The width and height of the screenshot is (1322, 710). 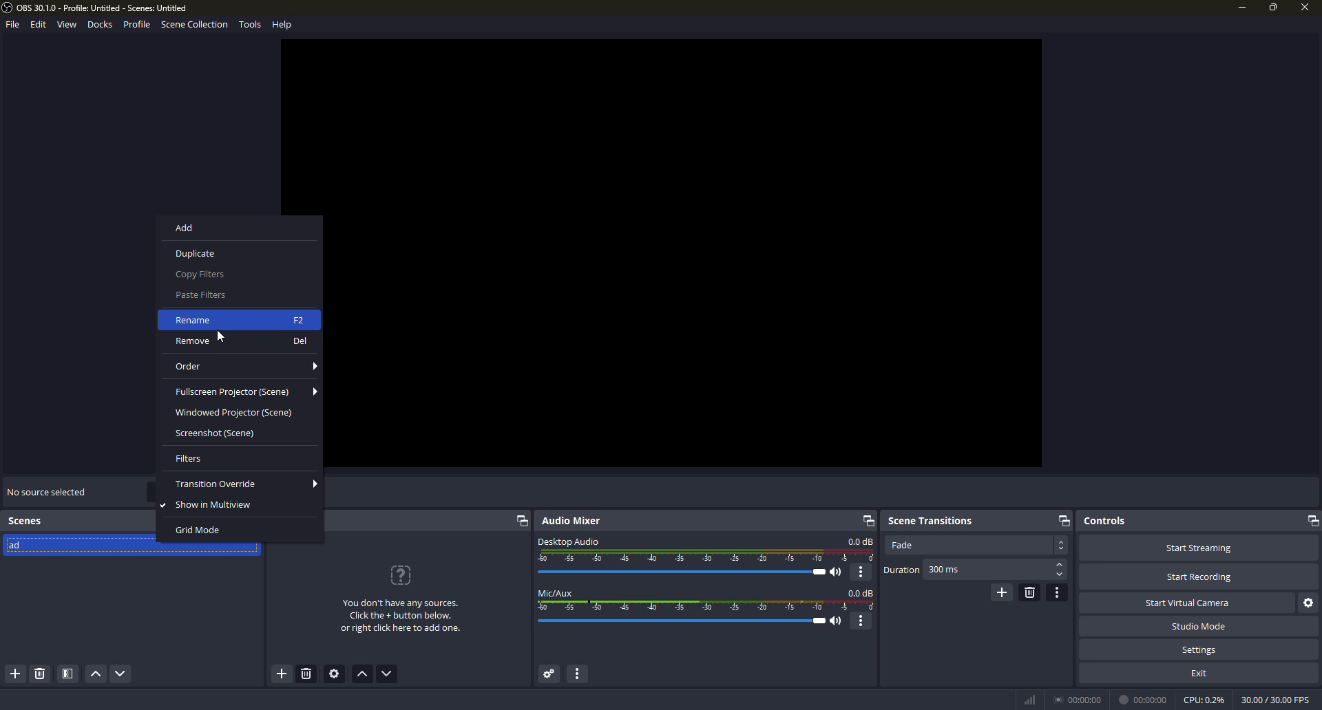 What do you see at coordinates (901, 570) in the screenshot?
I see `duration` at bounding box center [901, 570].